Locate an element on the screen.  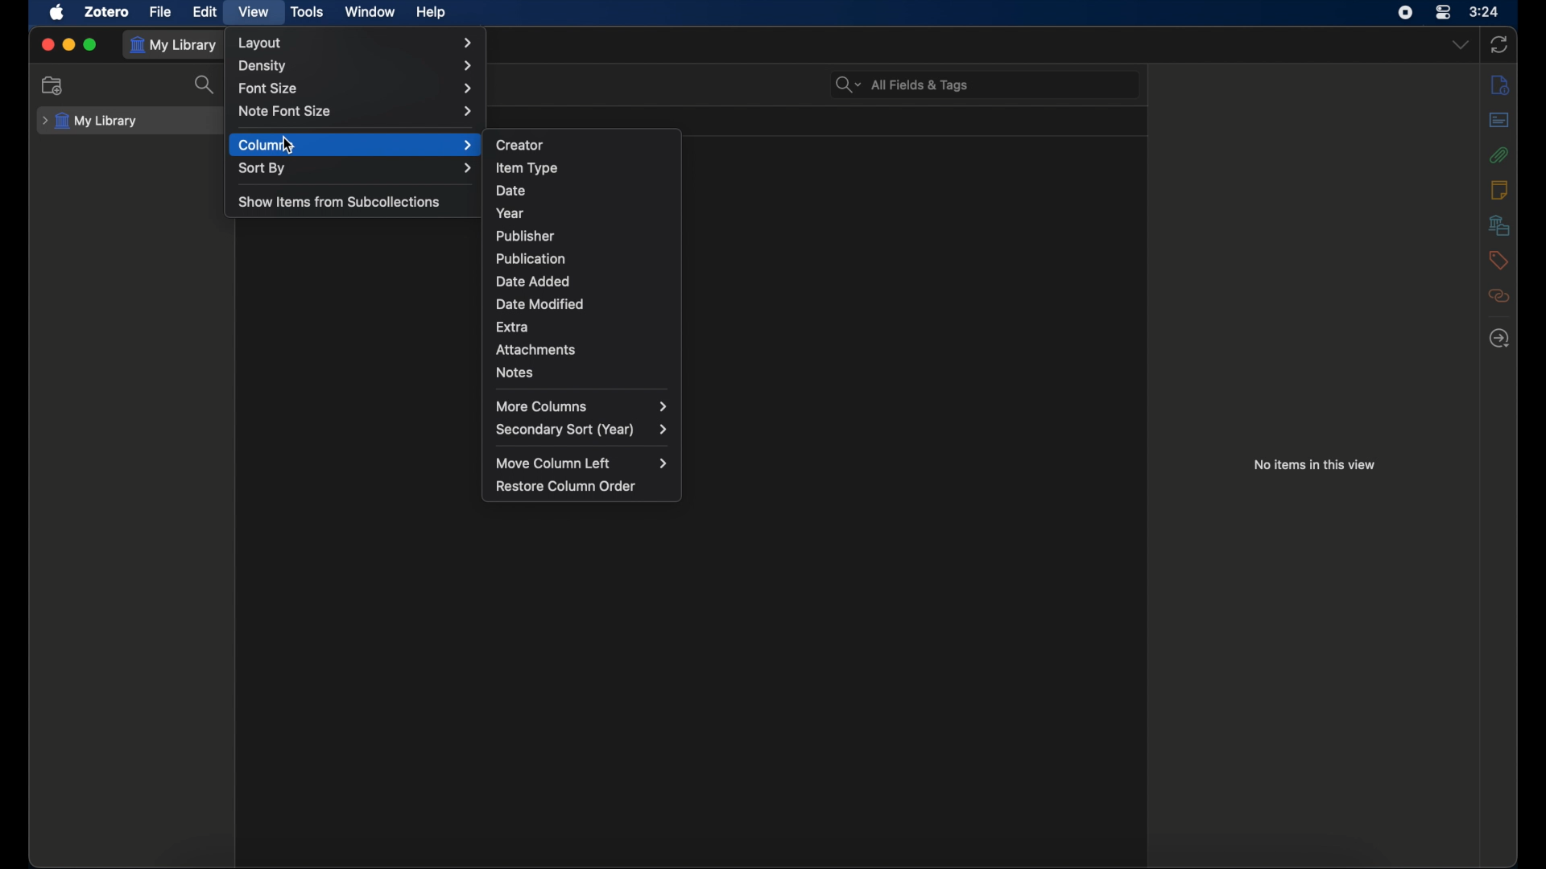
attachments is located at coordinates (536, 350).